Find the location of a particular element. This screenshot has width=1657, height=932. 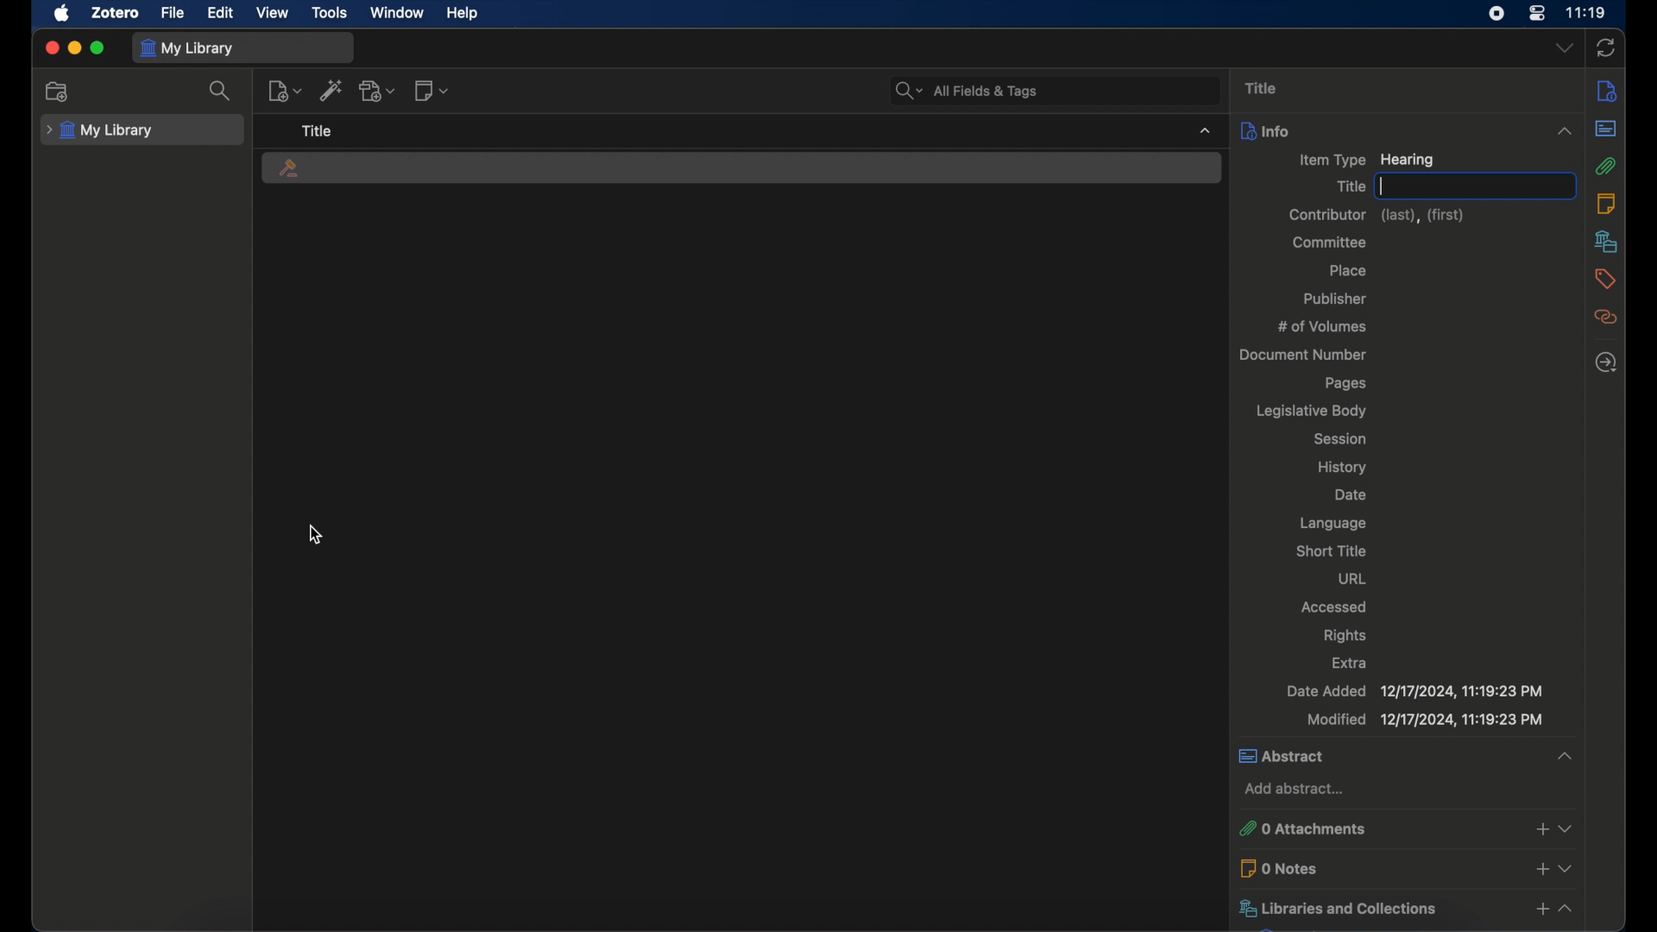

contributor is located at coordinates (1379, 216).